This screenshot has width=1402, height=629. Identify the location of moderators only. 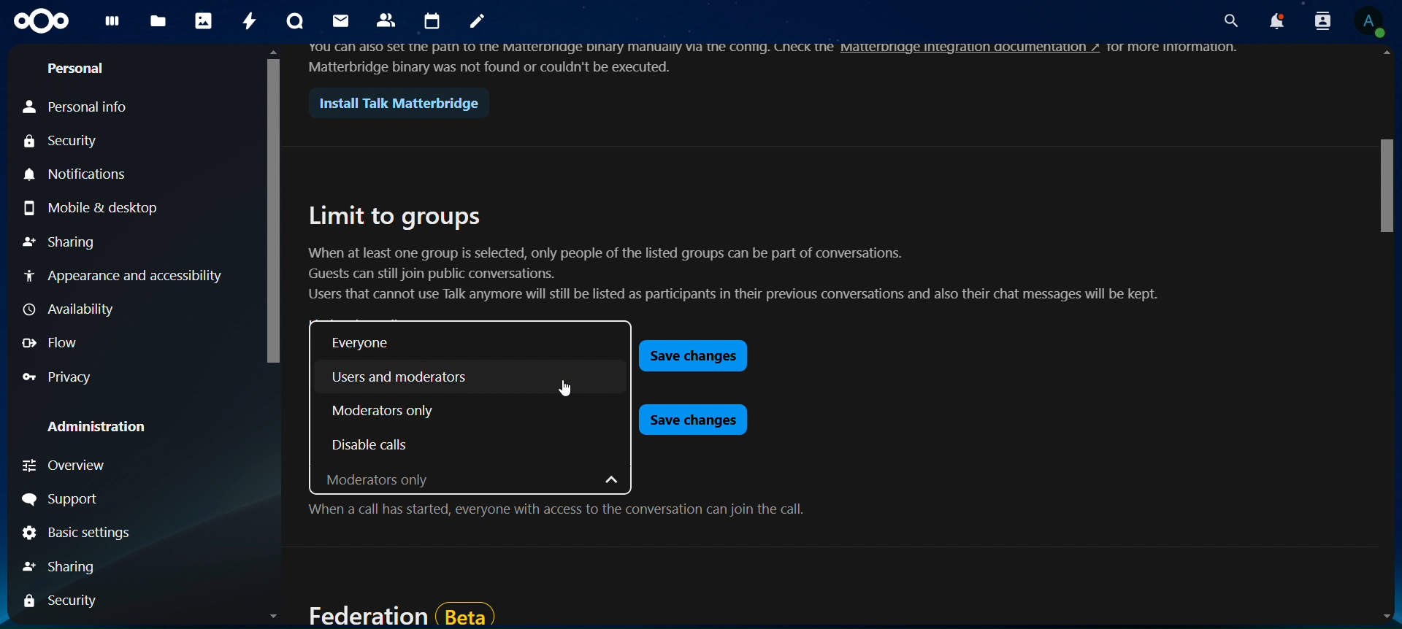
(385, 480).